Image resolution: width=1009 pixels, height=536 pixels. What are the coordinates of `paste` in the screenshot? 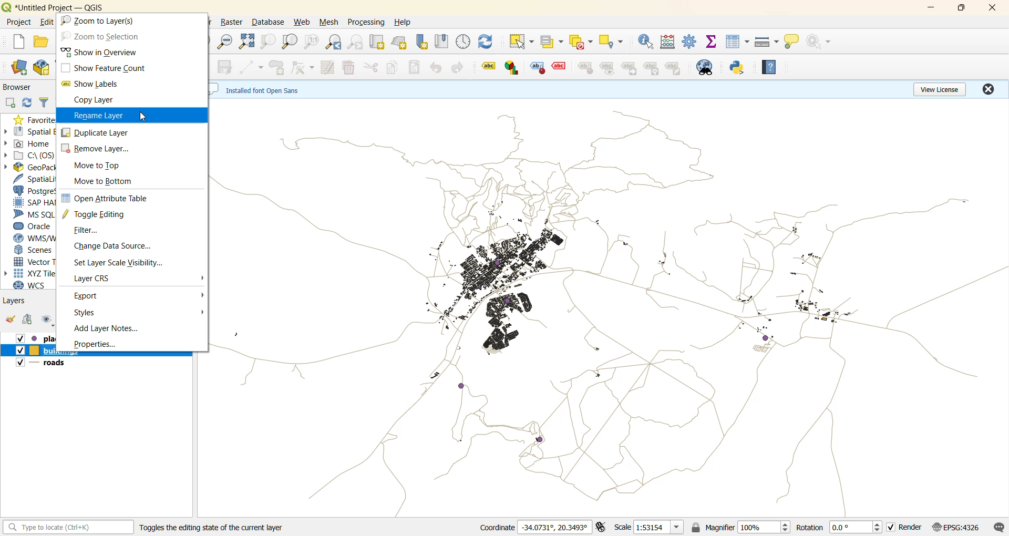 It's located at (416, 68).